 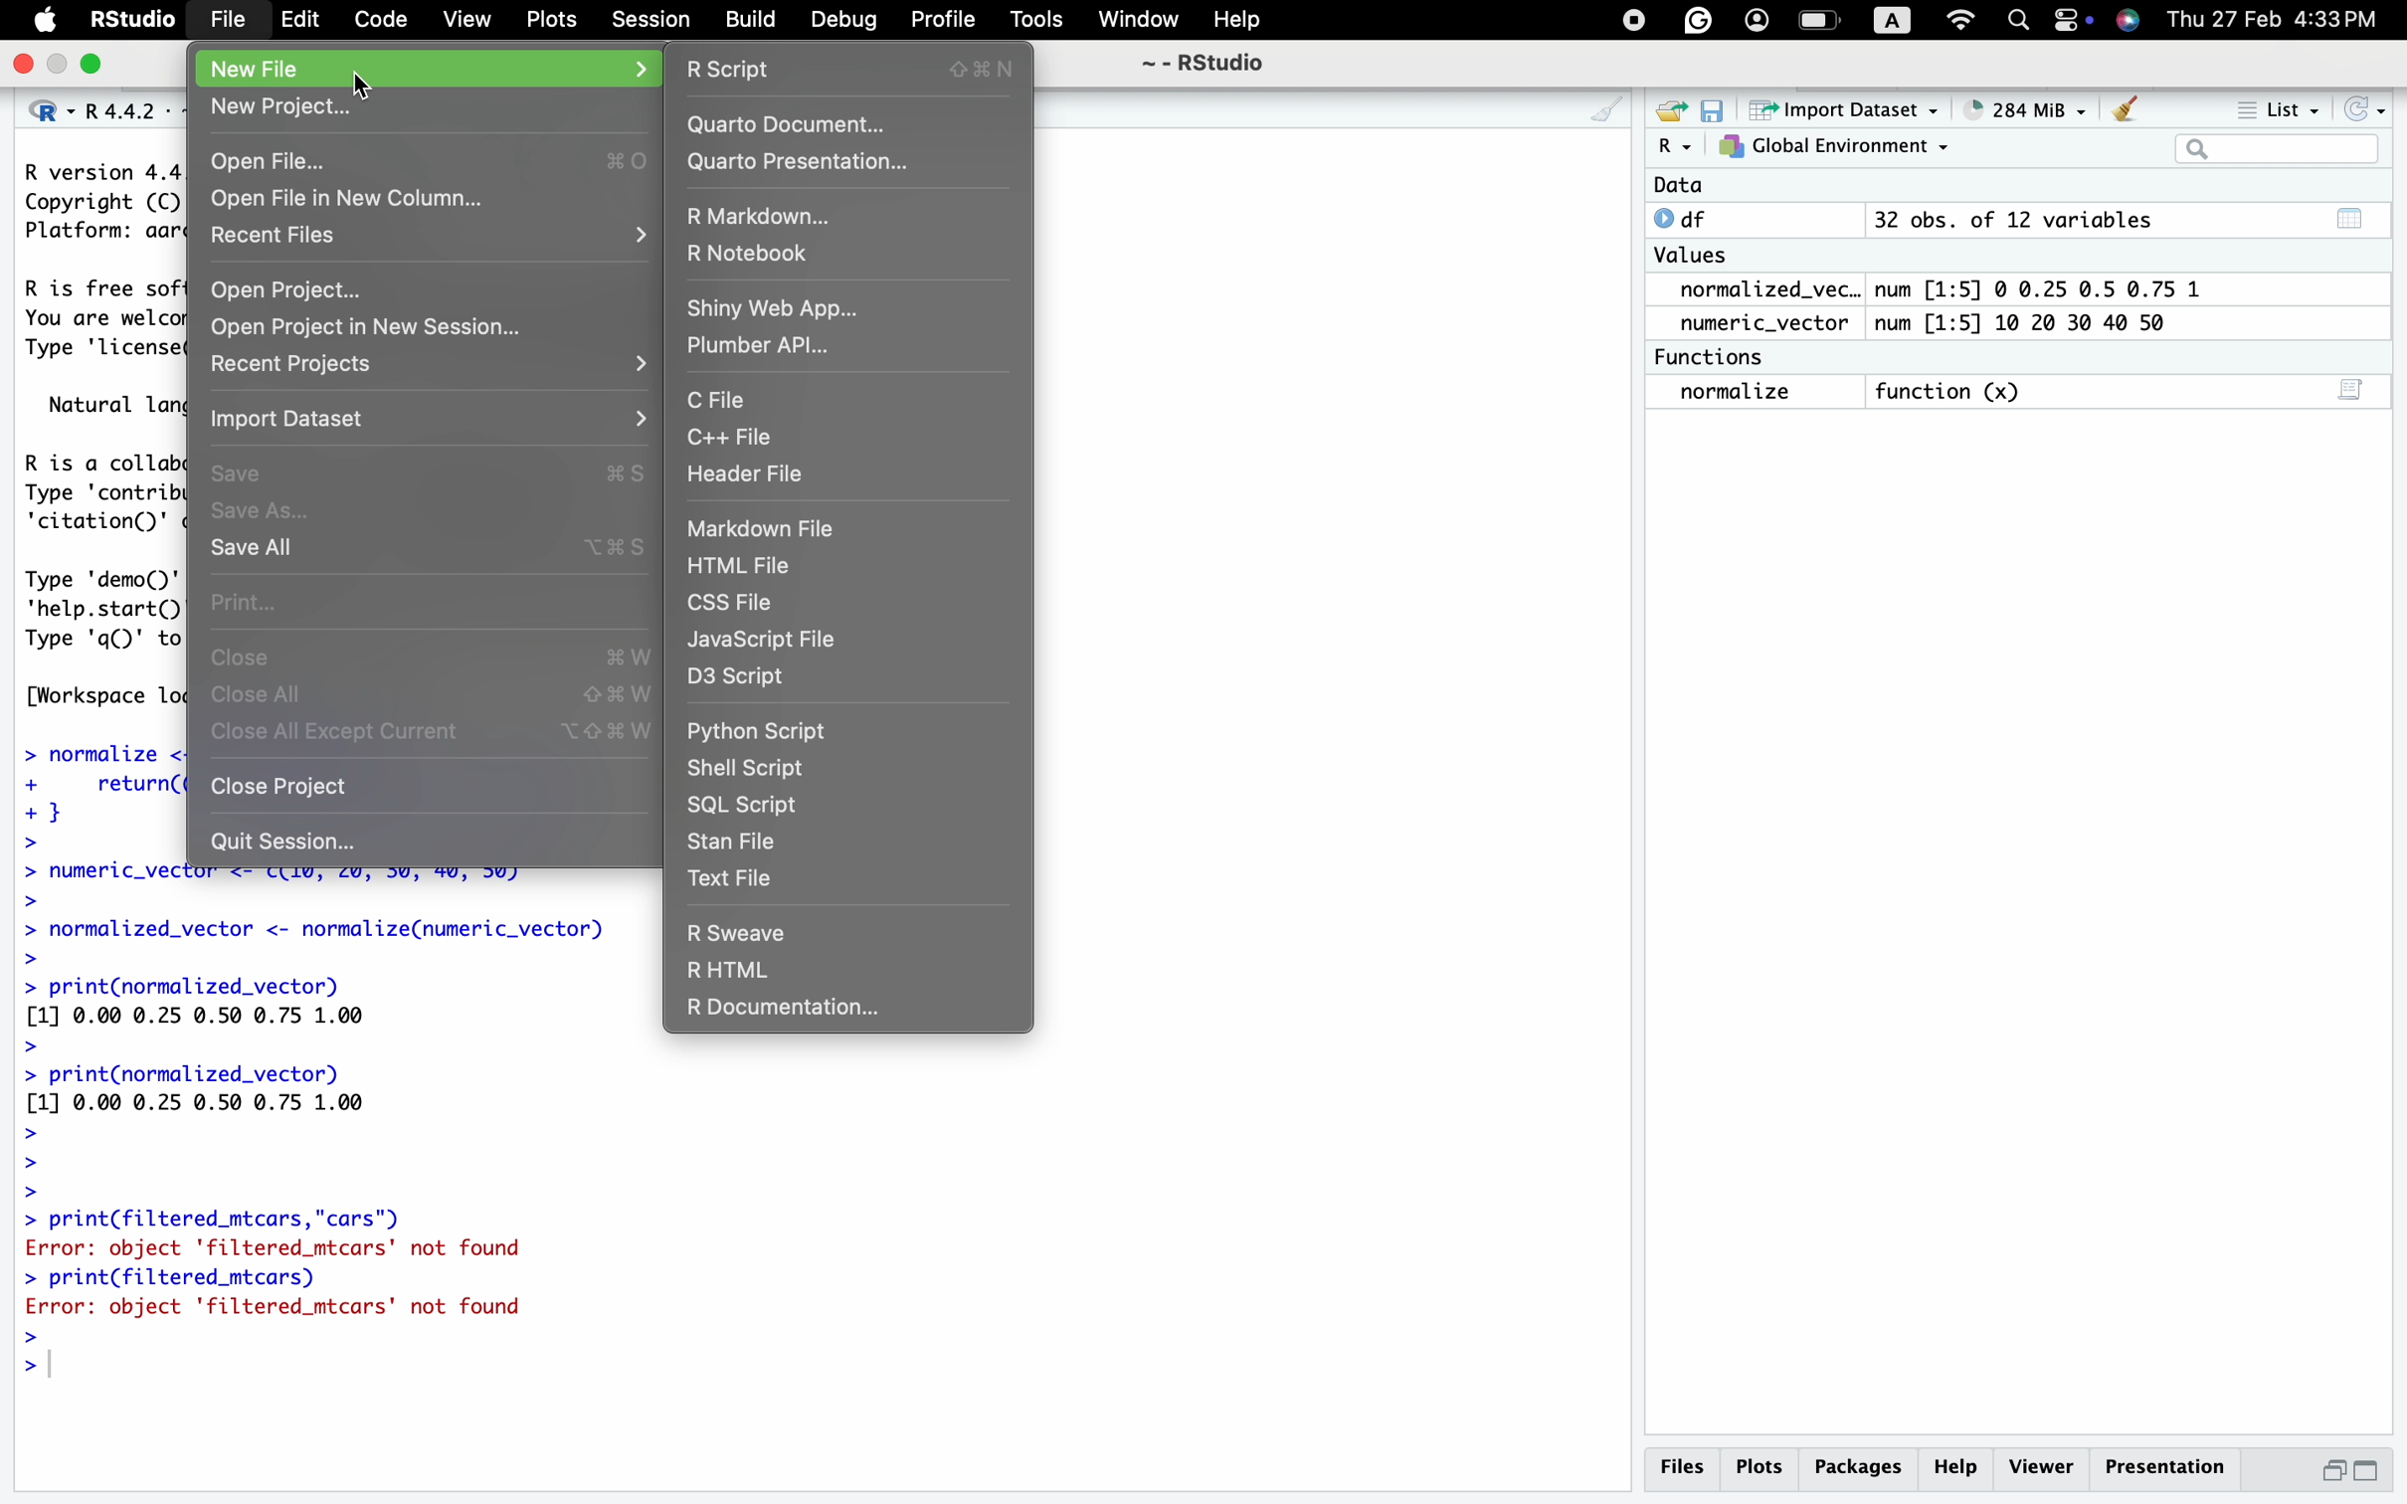 I want to click on RStudio, so click(x=129, y=19).